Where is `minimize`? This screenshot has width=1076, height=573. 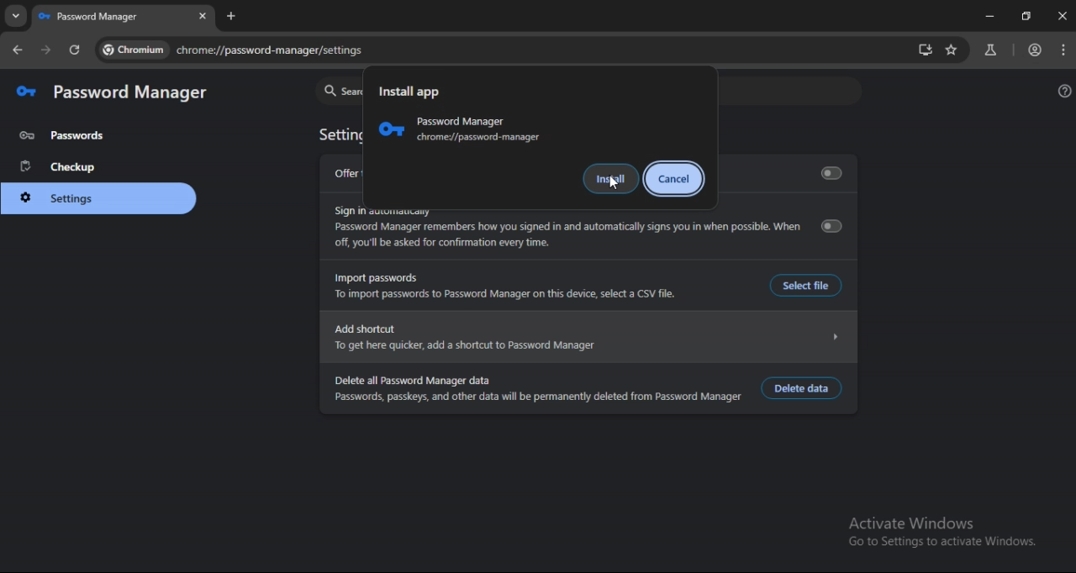 minimize is located at coordinates (988, 16).